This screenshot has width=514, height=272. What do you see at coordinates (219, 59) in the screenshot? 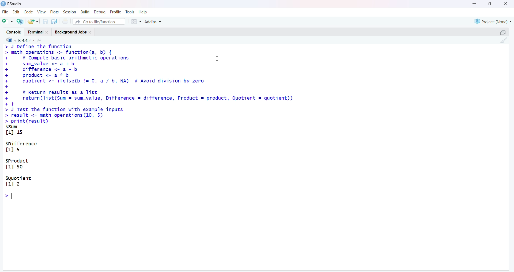
I see `Text cursor` at bounding box center [219, 59].